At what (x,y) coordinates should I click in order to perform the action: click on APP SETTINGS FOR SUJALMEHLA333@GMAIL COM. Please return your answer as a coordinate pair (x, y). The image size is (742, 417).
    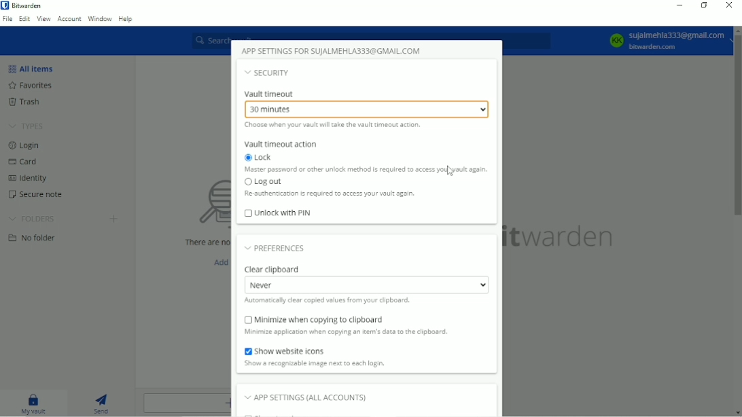
    Looking at the image, I should click on (333, 50).